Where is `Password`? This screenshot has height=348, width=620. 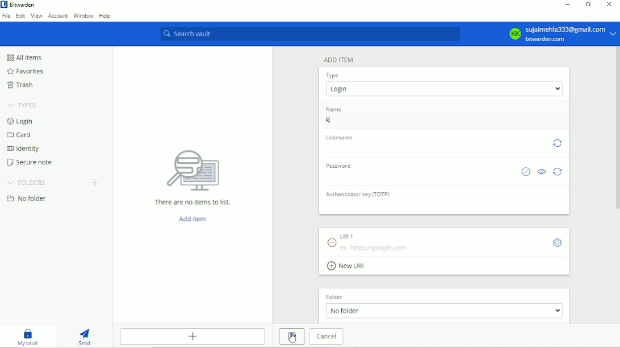
Password is located at coordinates (338, 165).